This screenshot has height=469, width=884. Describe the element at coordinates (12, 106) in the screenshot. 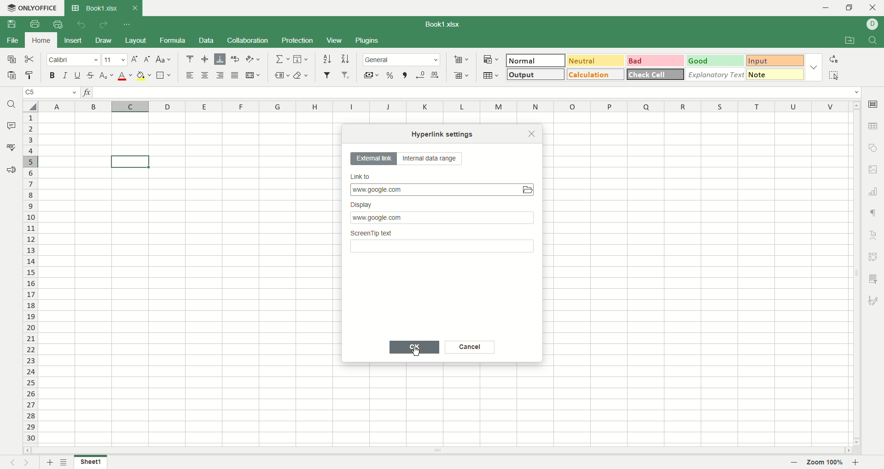

I see `search` at that location.